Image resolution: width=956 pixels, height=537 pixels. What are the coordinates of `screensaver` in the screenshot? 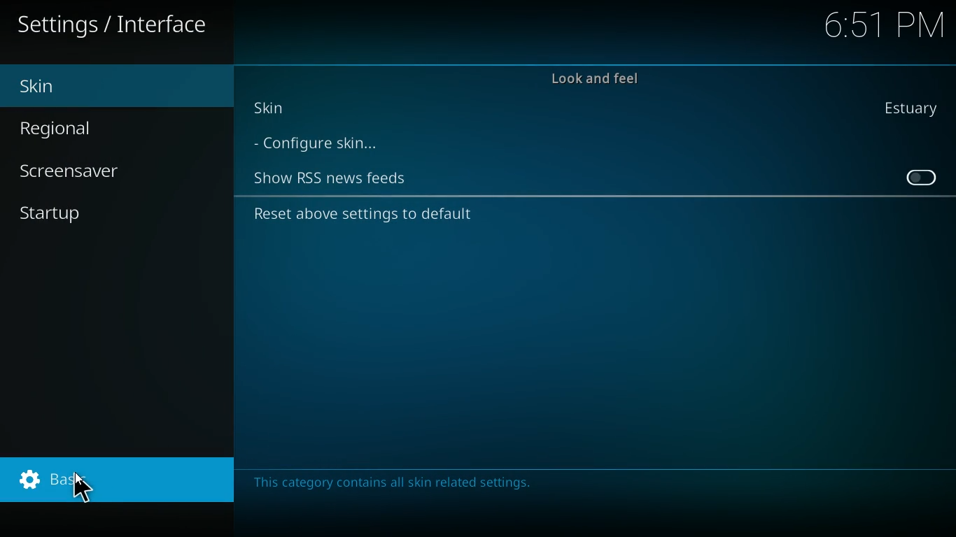 It's located at (90, 174).